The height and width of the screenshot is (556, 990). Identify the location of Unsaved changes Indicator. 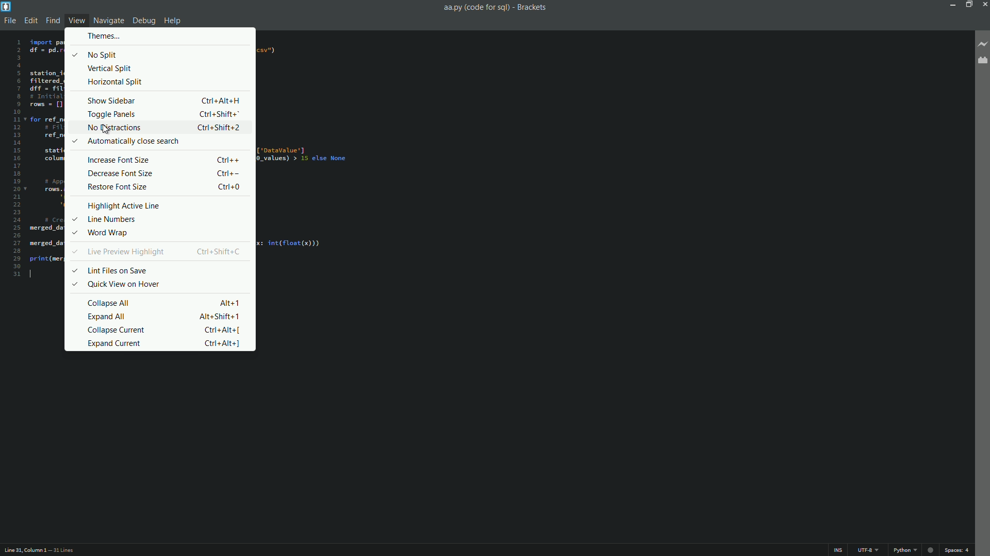
(931, 548).